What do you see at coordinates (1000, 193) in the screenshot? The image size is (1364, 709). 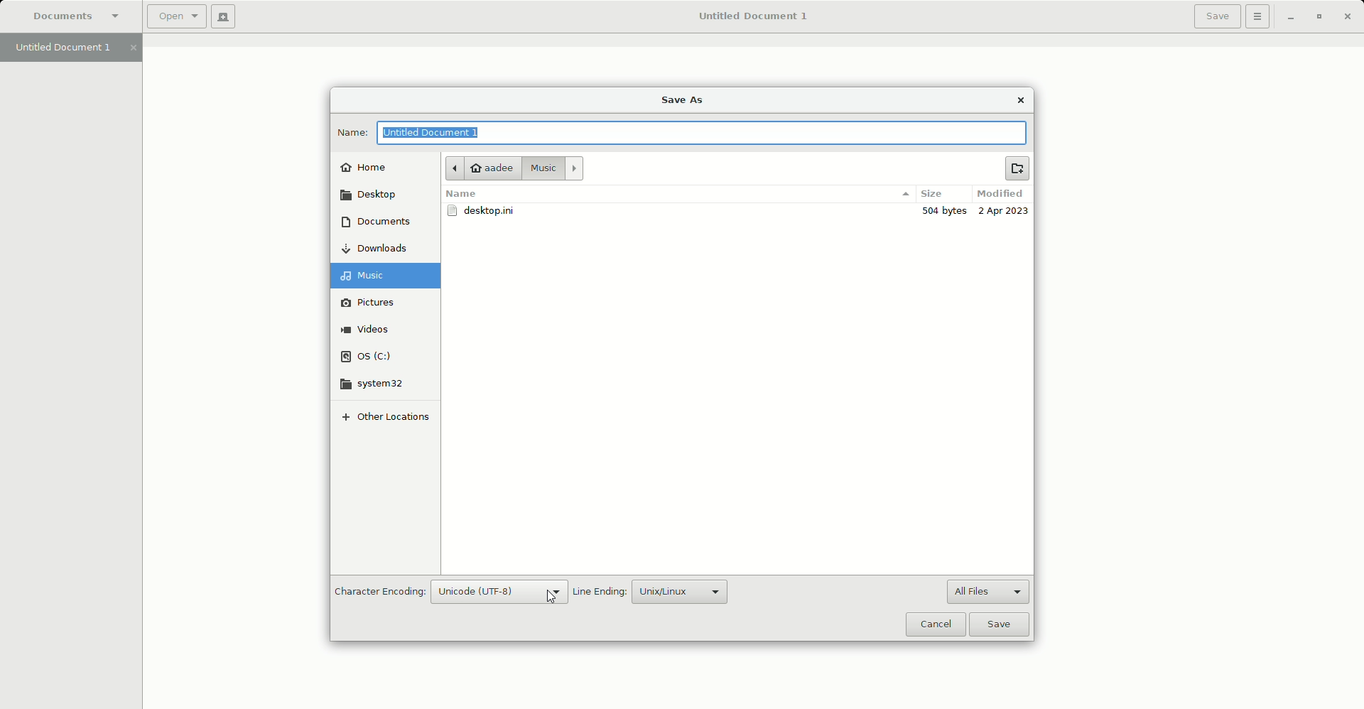 I see `Modified` at bounding box center [1000, 193].